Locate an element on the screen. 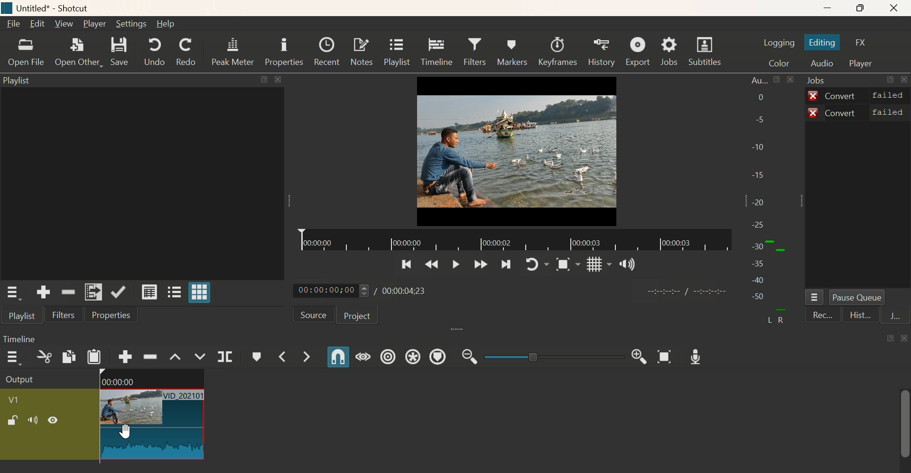  Jobs is located at coordinates (673, 51).